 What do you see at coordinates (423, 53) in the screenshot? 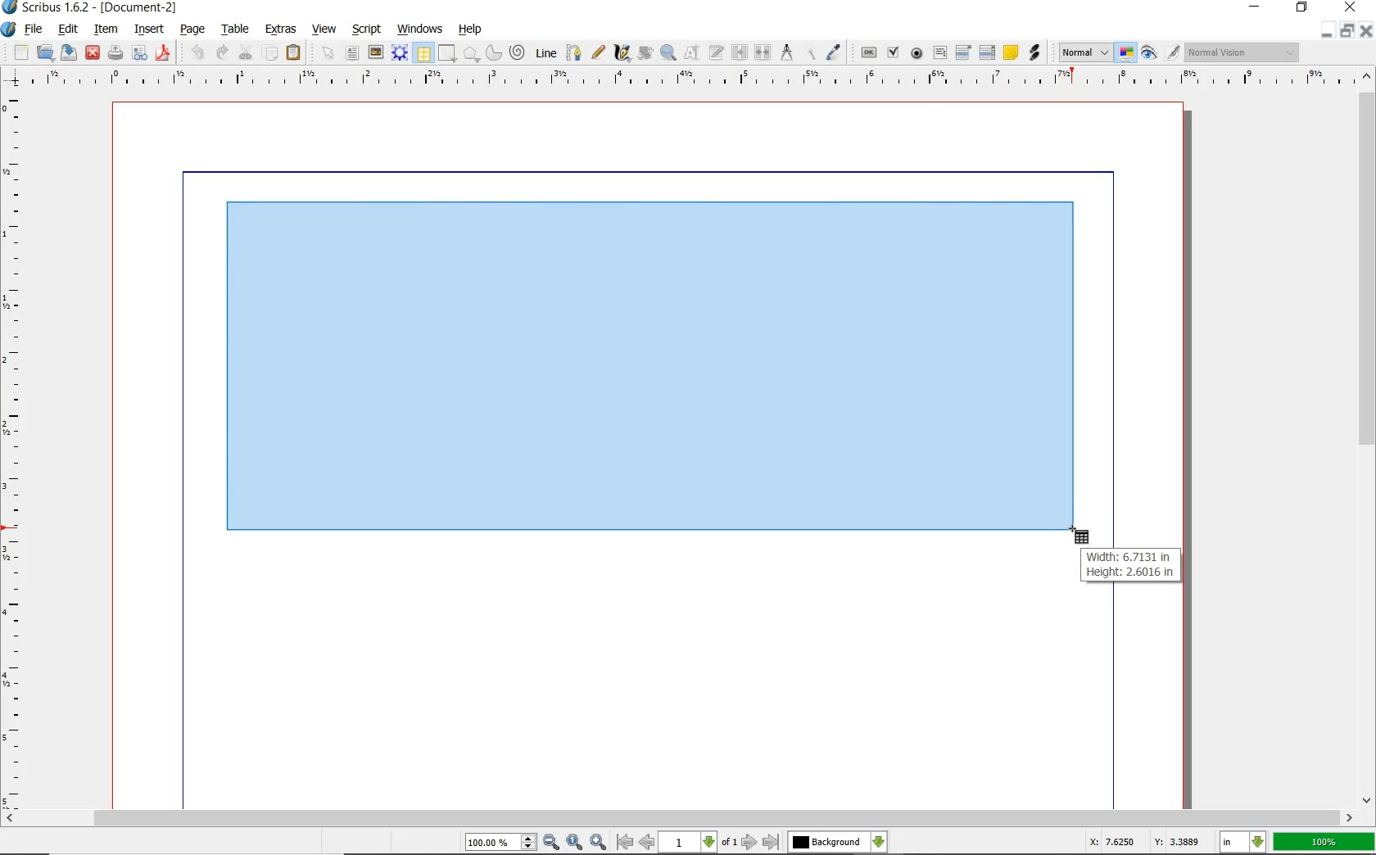
I see `table` at bounding box center [423, 53].